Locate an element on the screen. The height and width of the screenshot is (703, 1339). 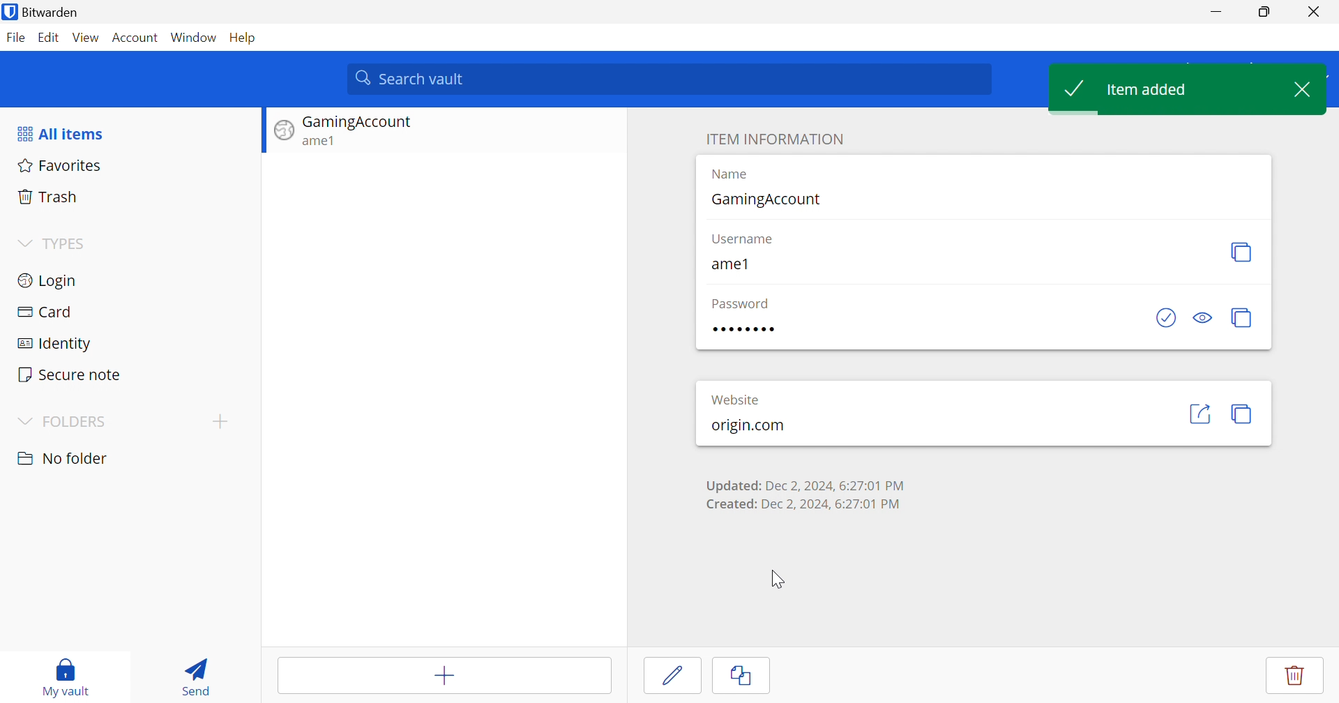
Card is located at coordinates (47, 313).